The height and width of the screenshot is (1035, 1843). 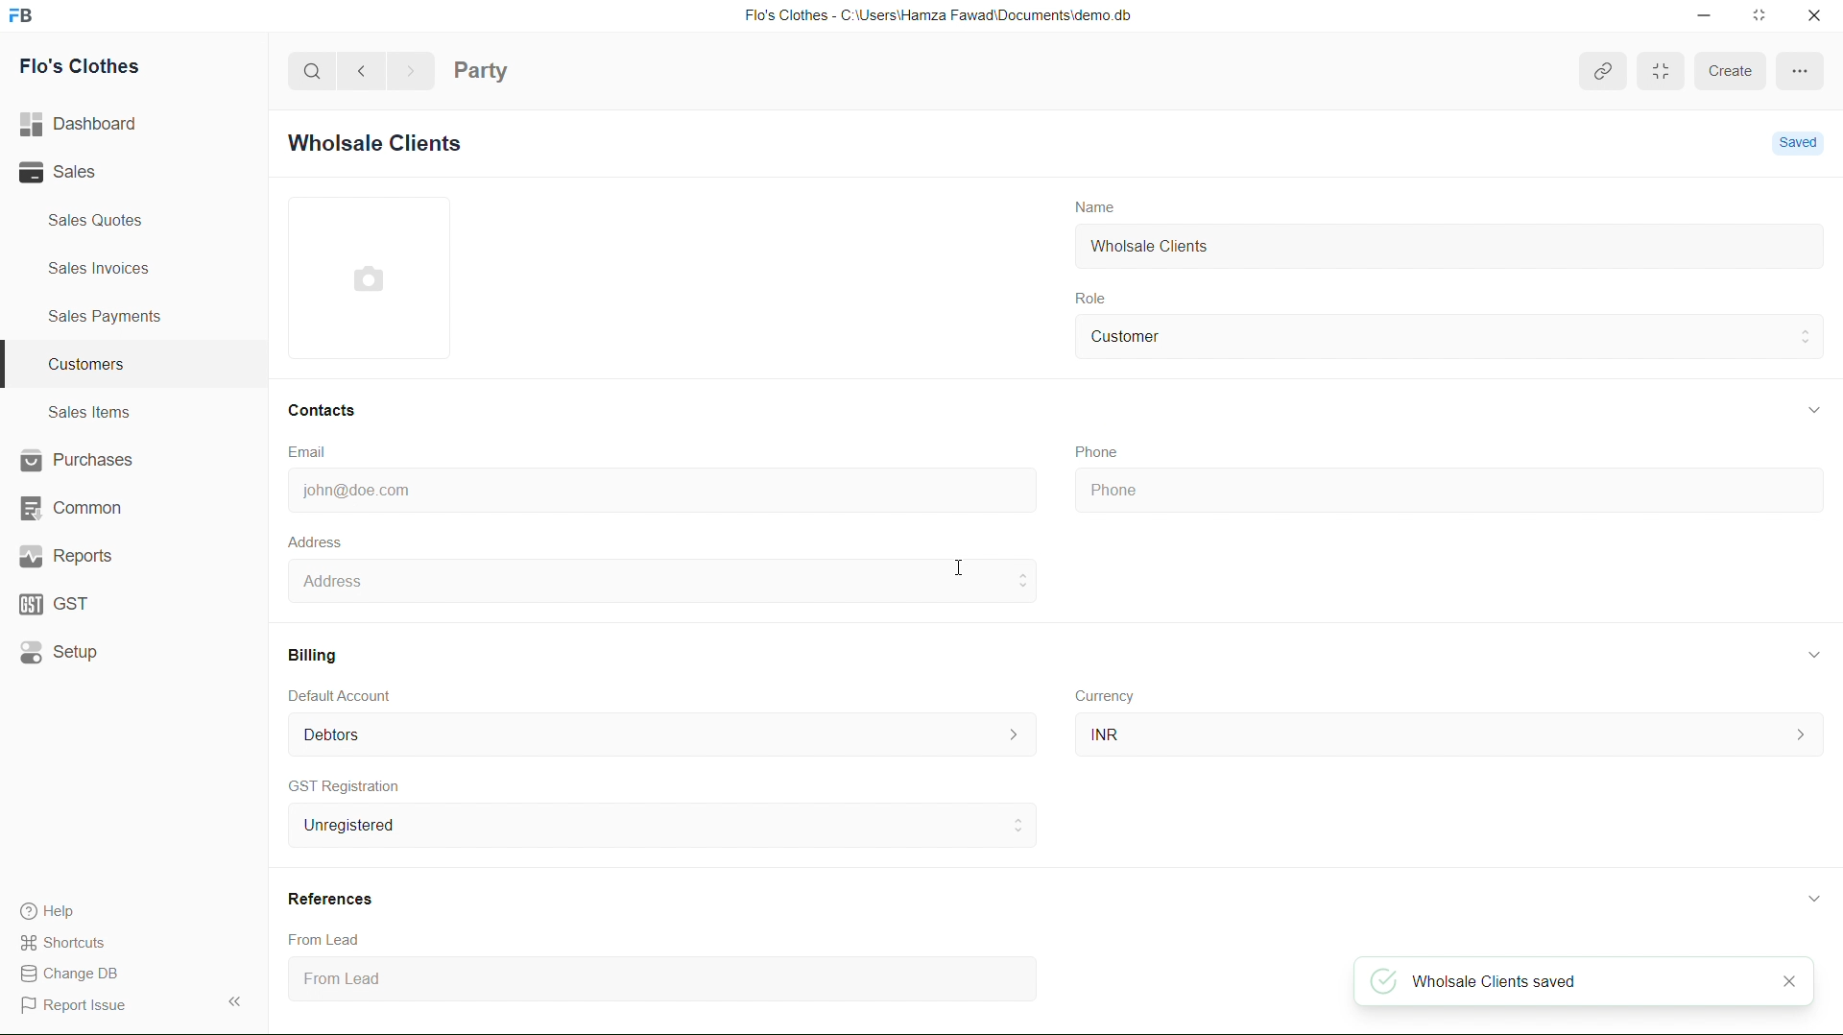 I want to click on Billing, so click(x=314, y=650).